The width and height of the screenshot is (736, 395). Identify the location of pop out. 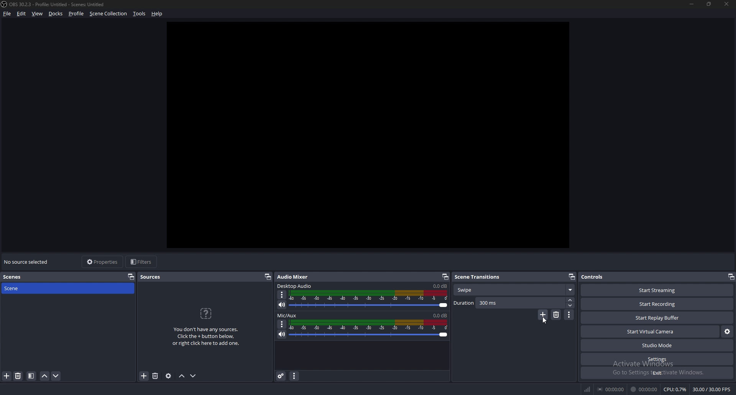
(731, 277).